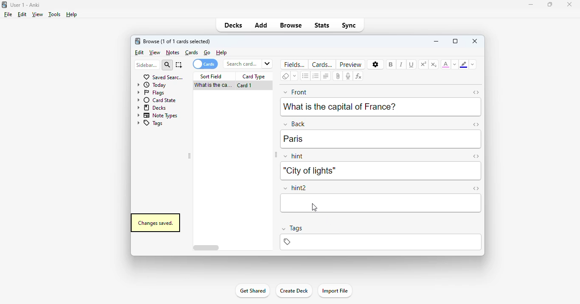 The image size is (580, 304). What do you see at coordinates (476, 156) in the screenshot?
I see `toggle HTML editor` at bounding box center [476, 156].